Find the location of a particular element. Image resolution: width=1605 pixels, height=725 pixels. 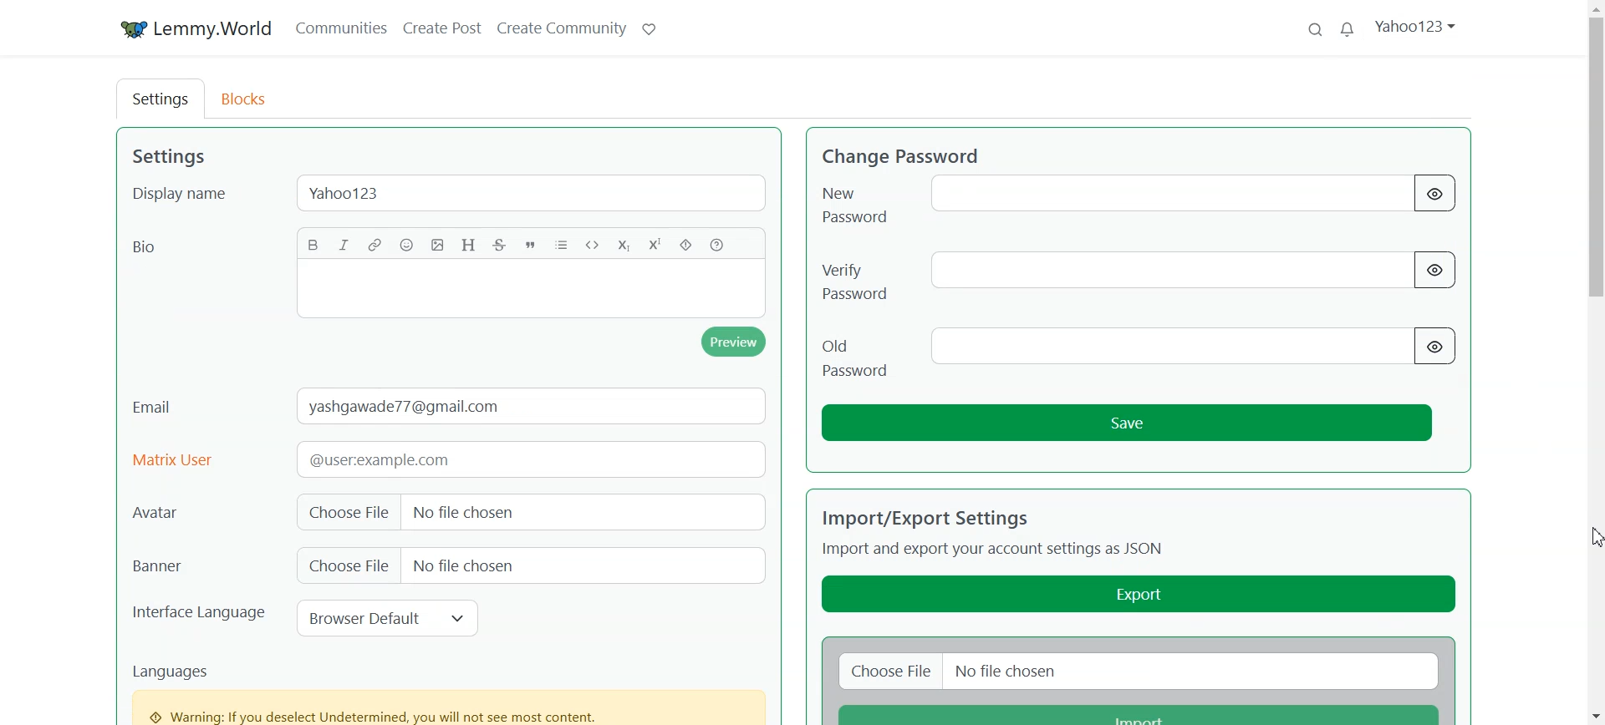

Email is located at coordinates (157, 407).